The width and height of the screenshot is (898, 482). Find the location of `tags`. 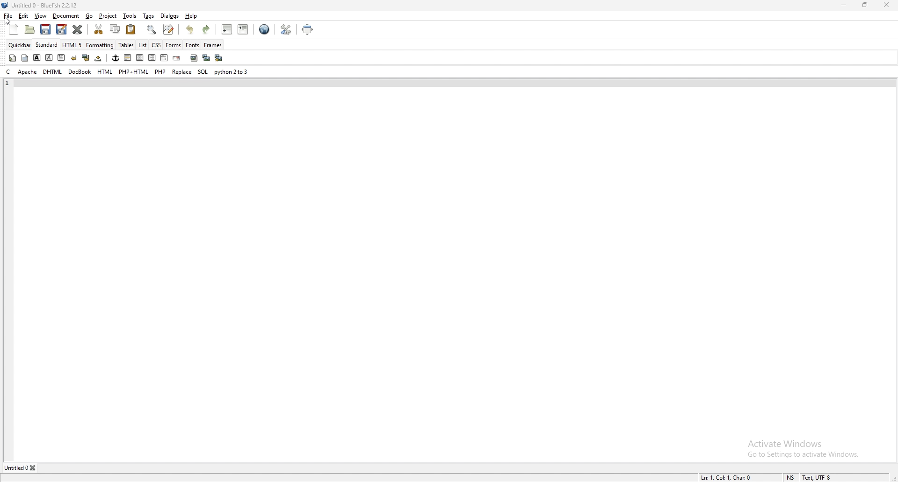

tags is located at coordinates (149, 15).